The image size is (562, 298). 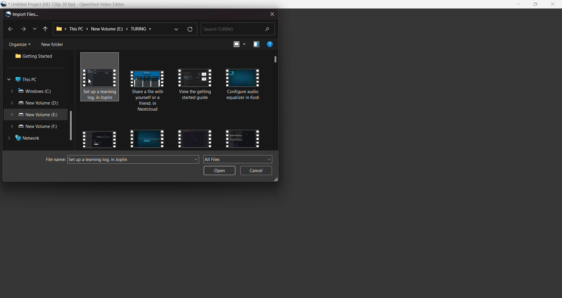 What do you see at coordinates (34, 28) in the screenshot?
I see `list` at bounding box center [34, 28].